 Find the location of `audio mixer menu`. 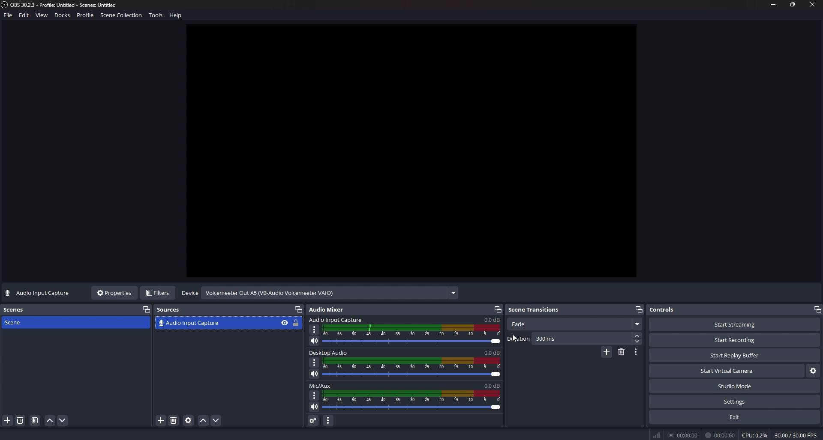

audio mixer menu is located at coordinates (329, 420).